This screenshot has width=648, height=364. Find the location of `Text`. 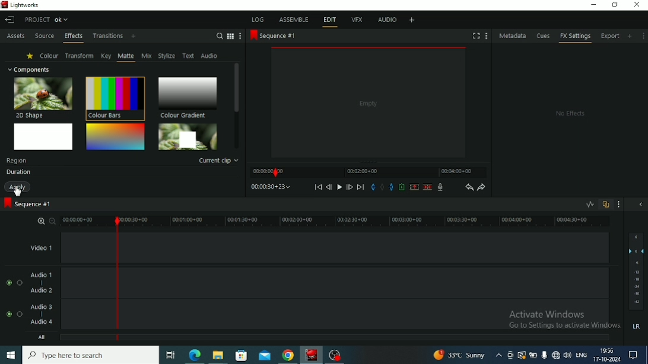

Text is located at coordinates (17, 161).